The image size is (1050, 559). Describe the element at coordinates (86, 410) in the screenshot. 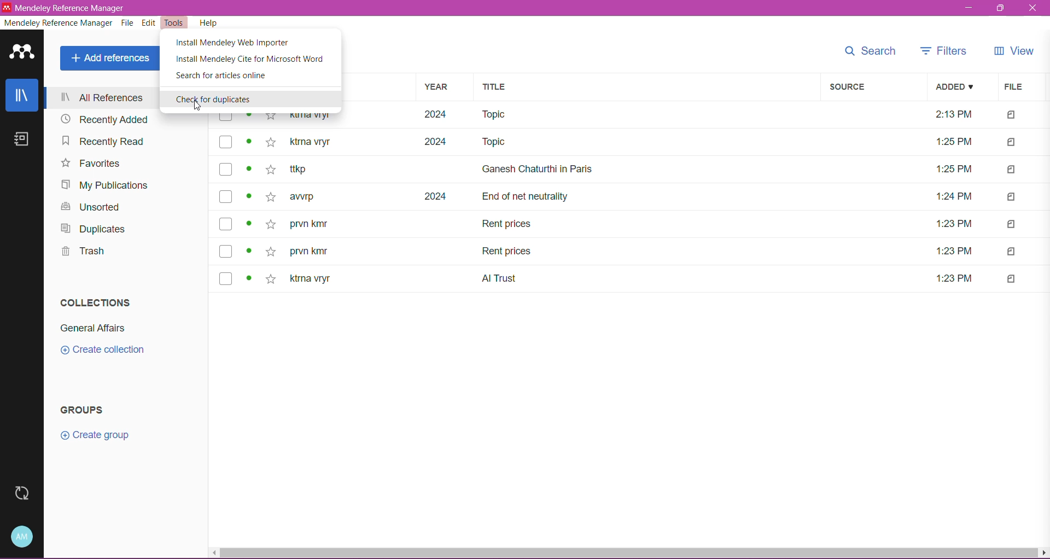

I see `Groups` at that location.